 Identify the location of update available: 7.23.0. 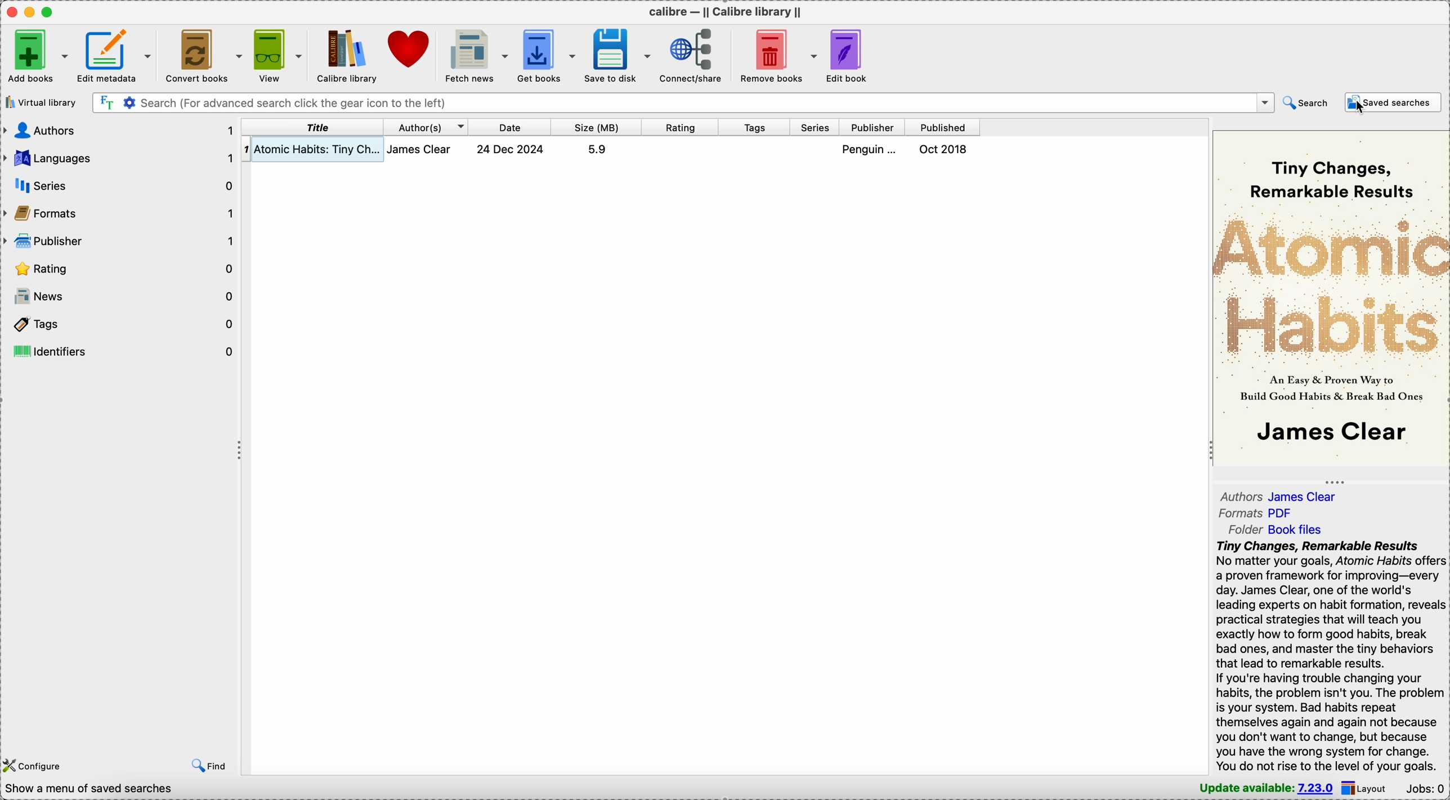
(1261, 788).